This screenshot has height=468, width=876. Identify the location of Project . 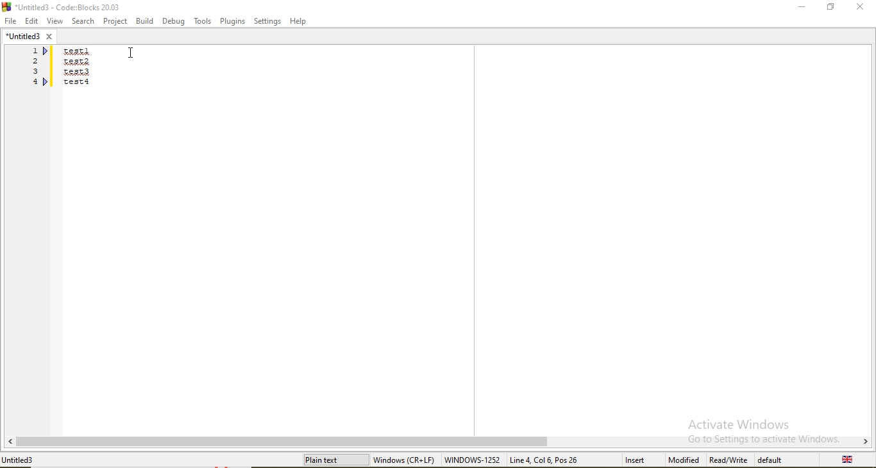
(116, 21).